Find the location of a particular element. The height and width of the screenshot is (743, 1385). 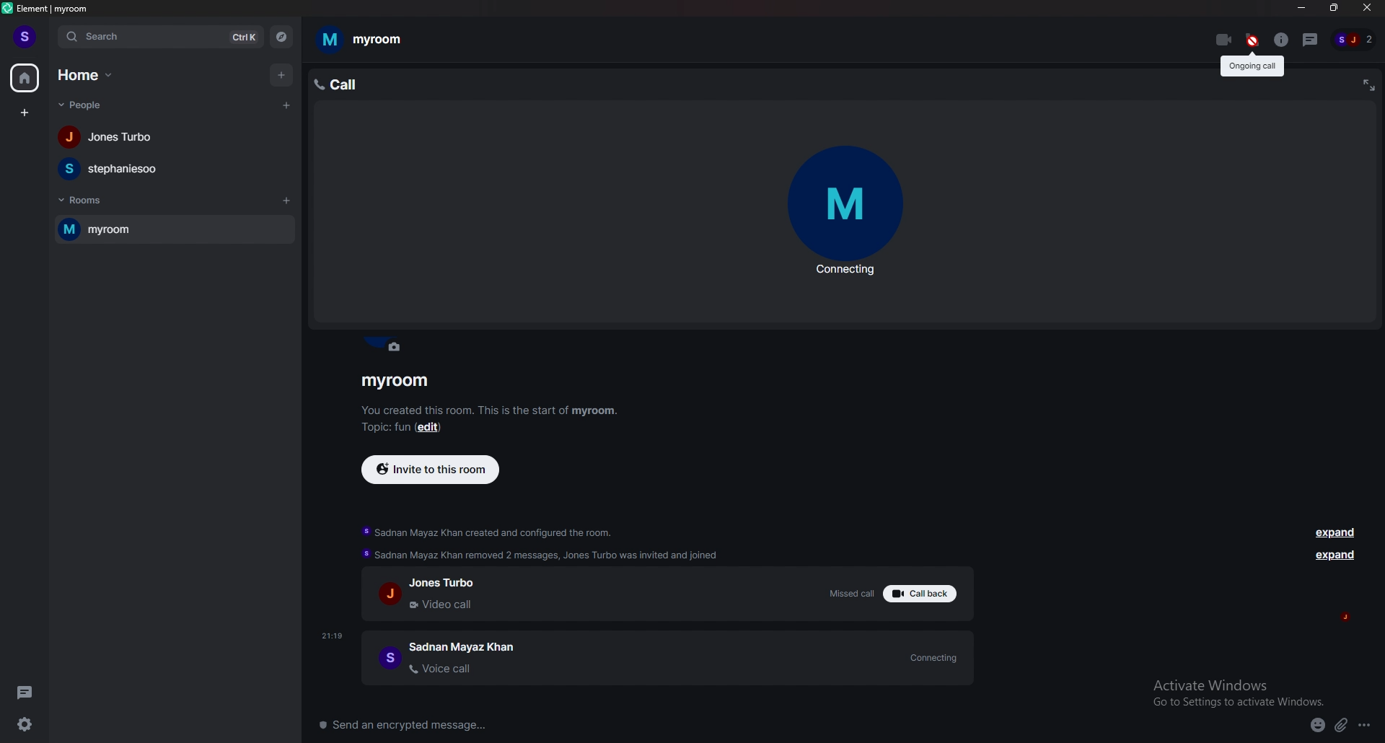

myroom is located at coordinates (149, 230).